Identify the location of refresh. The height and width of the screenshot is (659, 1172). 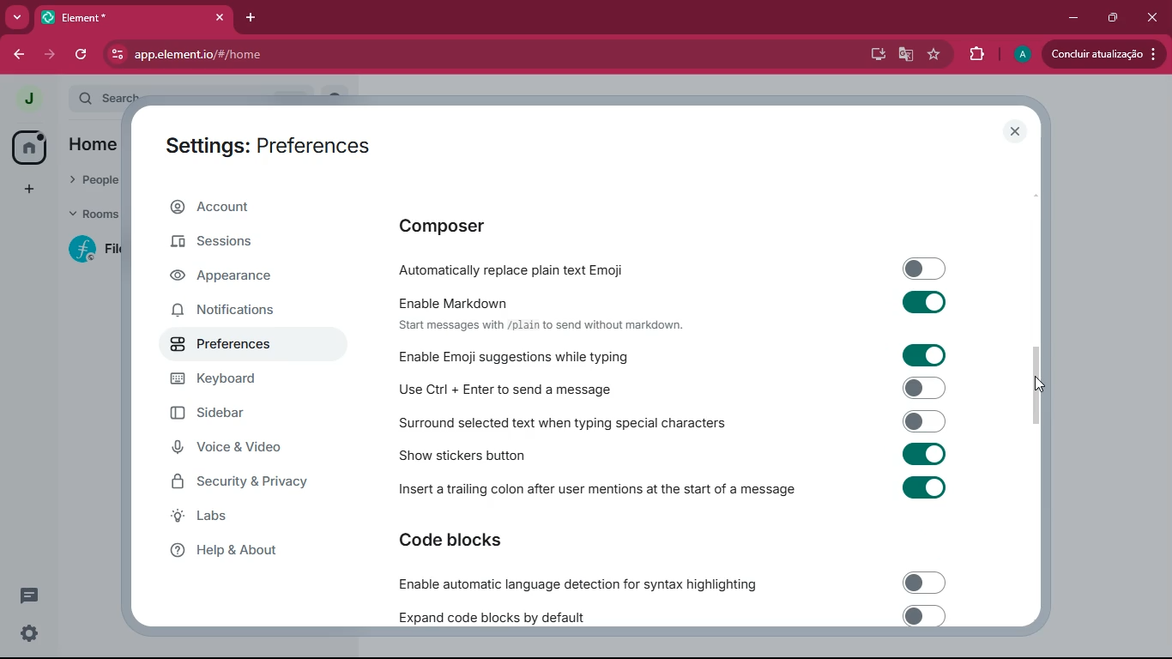
(83, 55).